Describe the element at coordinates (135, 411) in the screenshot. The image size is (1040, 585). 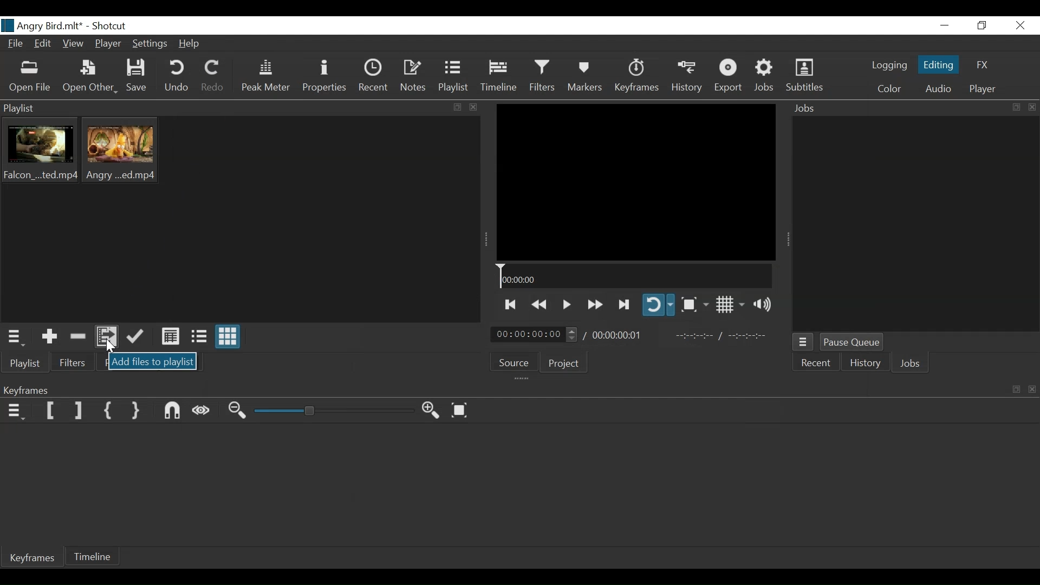
I see `Set Second Simple Keyframe` at that location.